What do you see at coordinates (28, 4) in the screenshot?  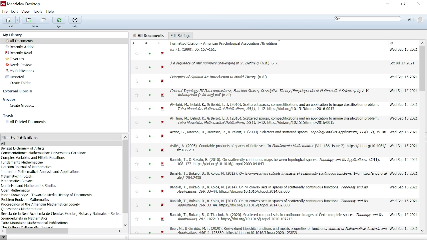 I see `Mendeley` at bounding box center [28, 4].